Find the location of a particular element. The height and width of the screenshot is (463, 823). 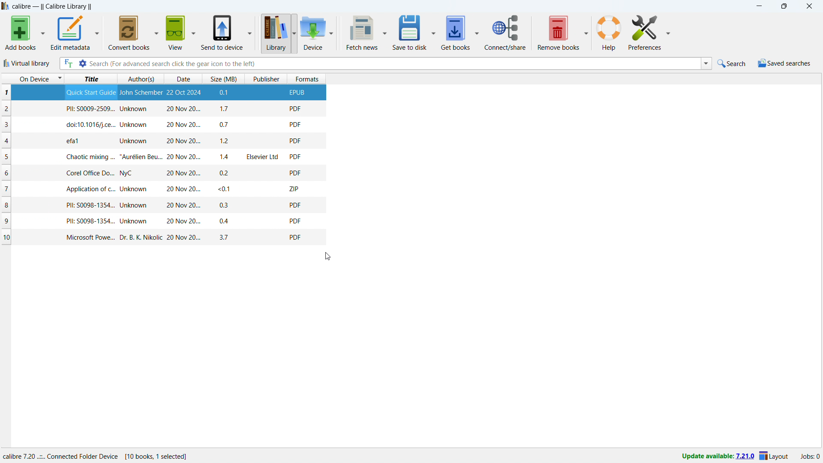

one book entry is located at coordinates (163, 141).